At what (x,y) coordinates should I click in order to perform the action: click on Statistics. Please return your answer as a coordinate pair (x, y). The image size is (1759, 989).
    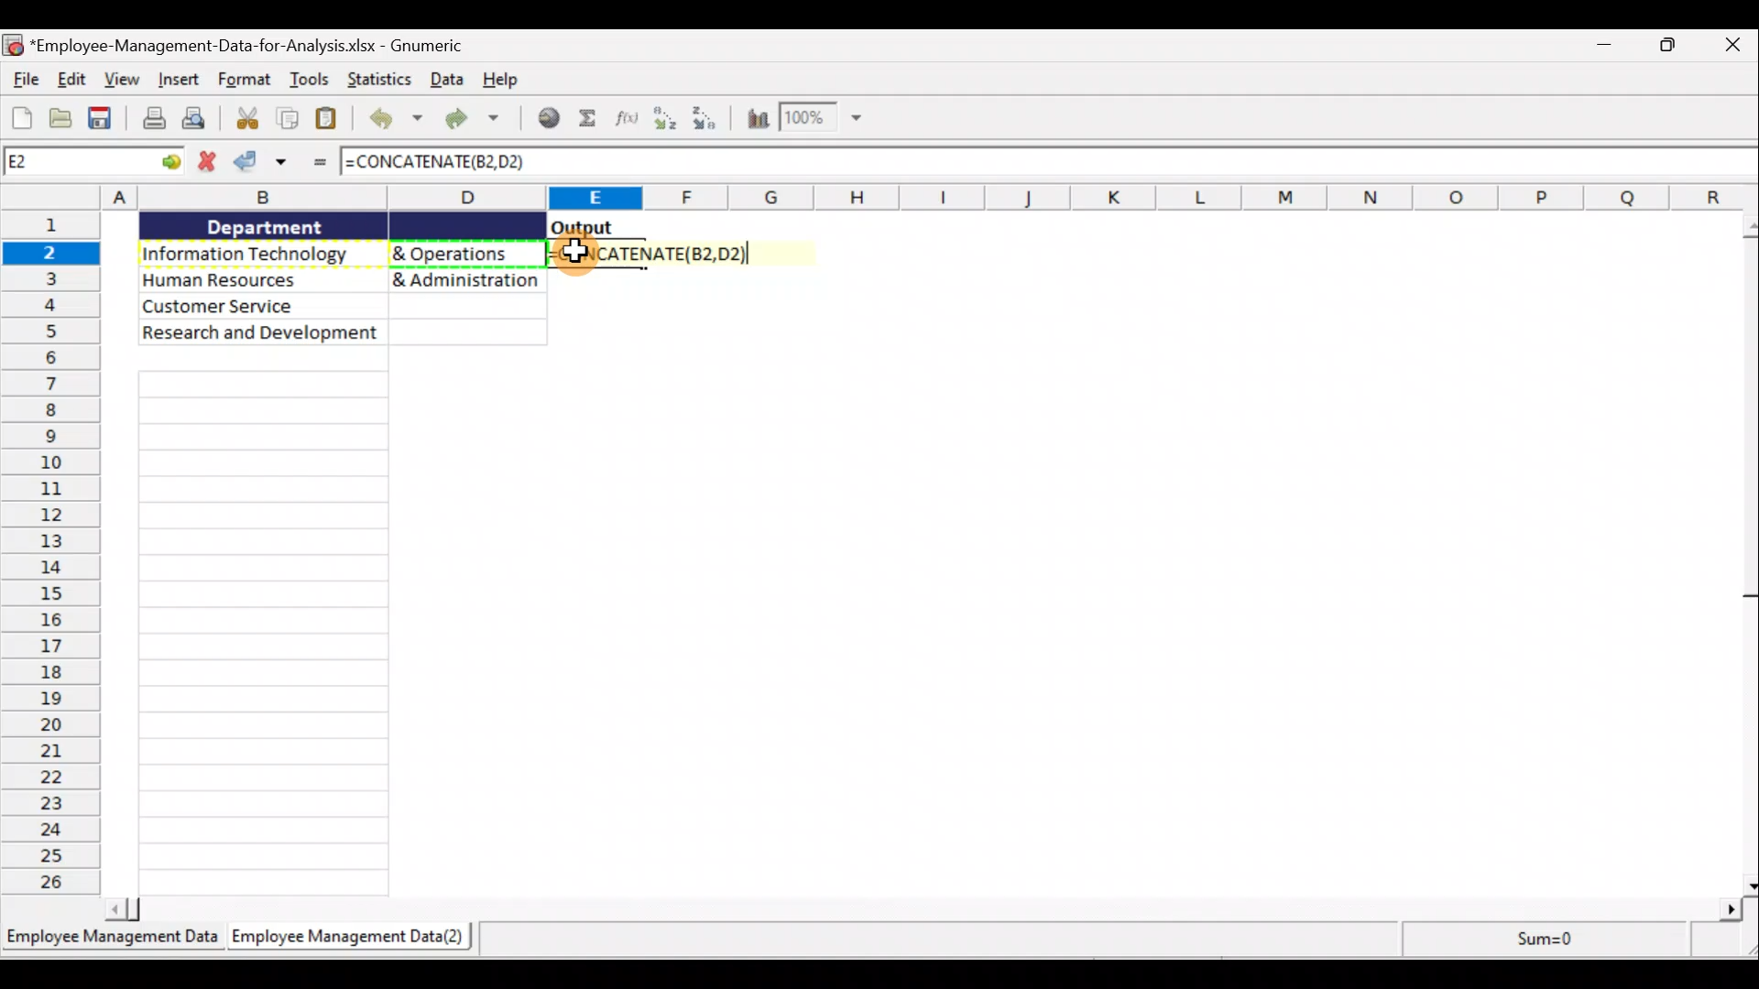
    Looking at the image, I should click on (382, 81).